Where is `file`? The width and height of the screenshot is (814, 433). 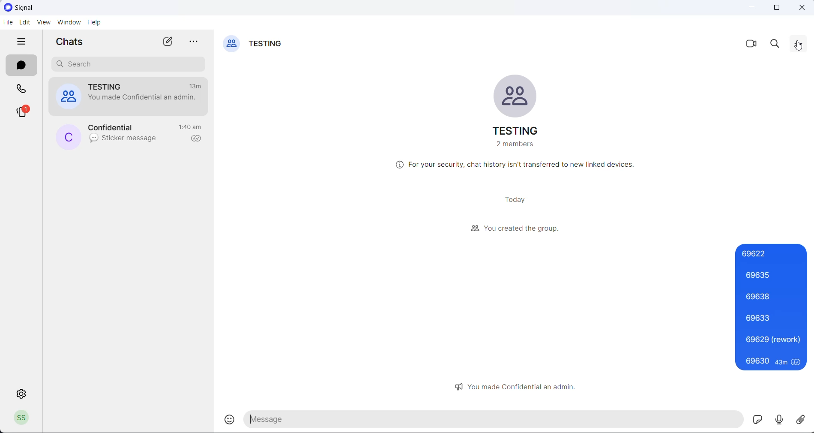
file is located at coordinates (6, 23).